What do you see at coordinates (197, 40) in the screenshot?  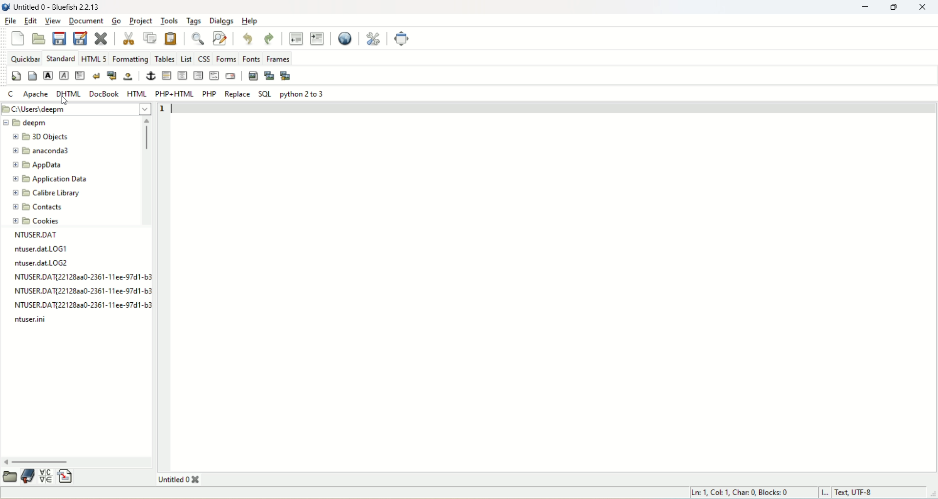 I see `show find bar` at bounding box center [197, 40].